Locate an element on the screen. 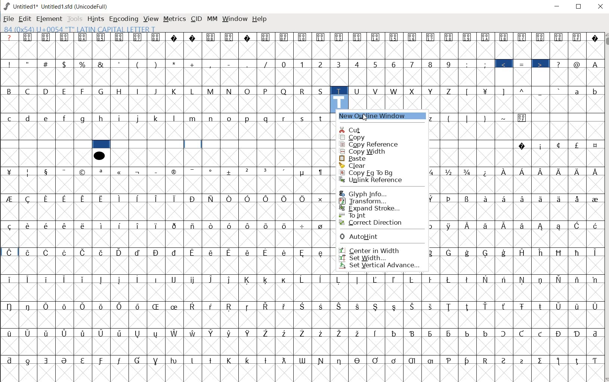  E is located at coordinates (65, 92).